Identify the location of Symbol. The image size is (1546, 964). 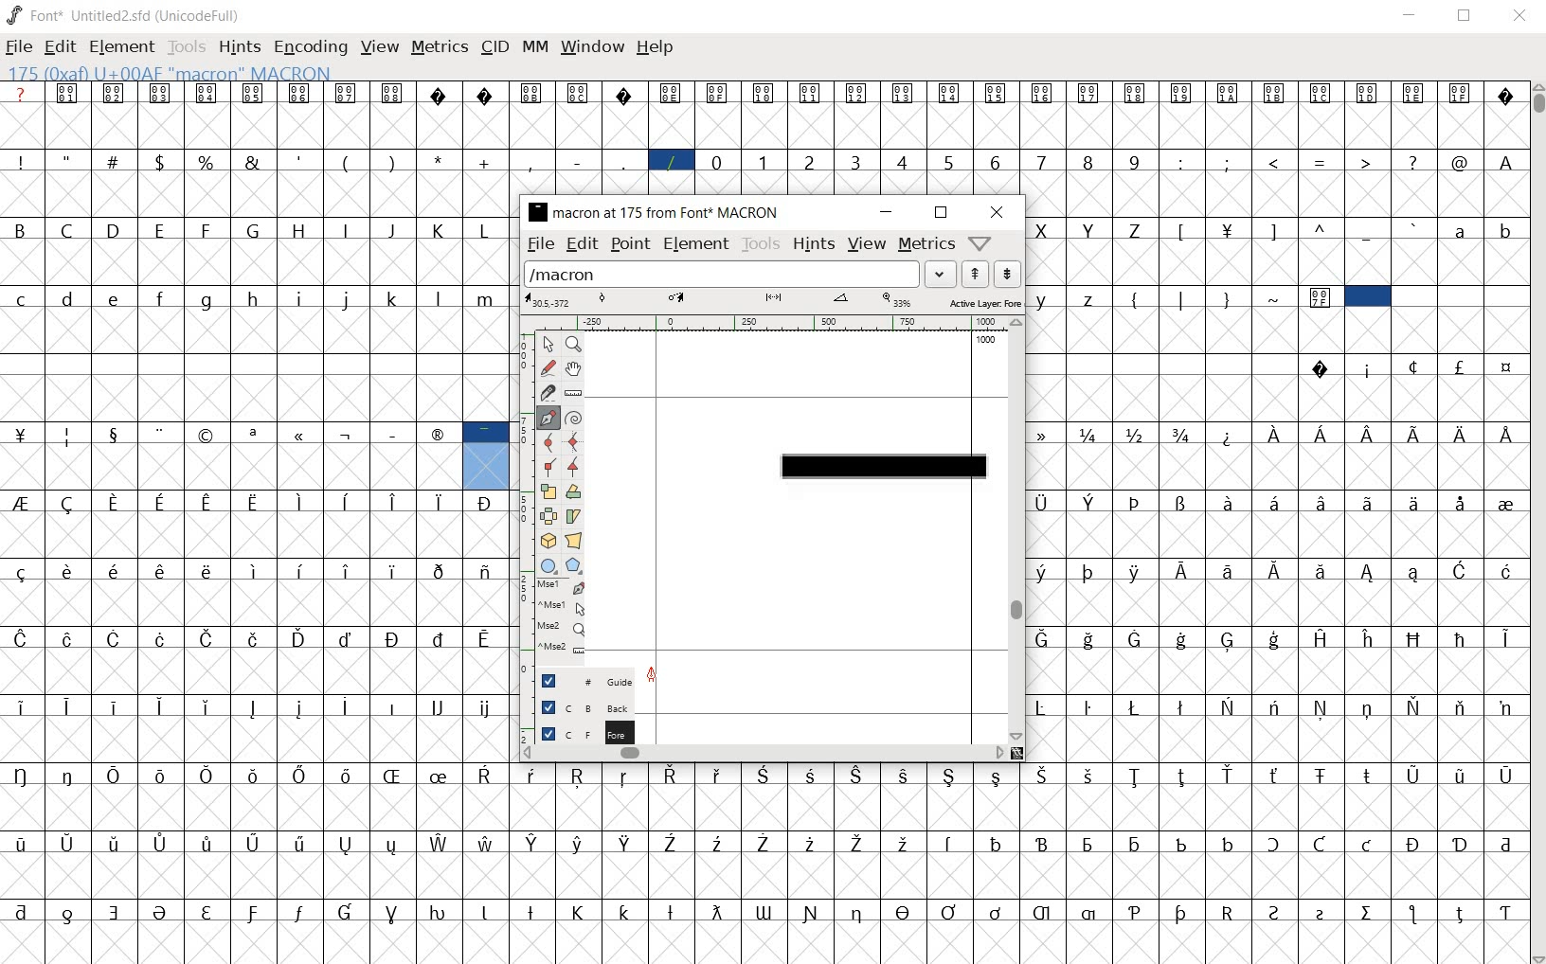
(1461, 773).